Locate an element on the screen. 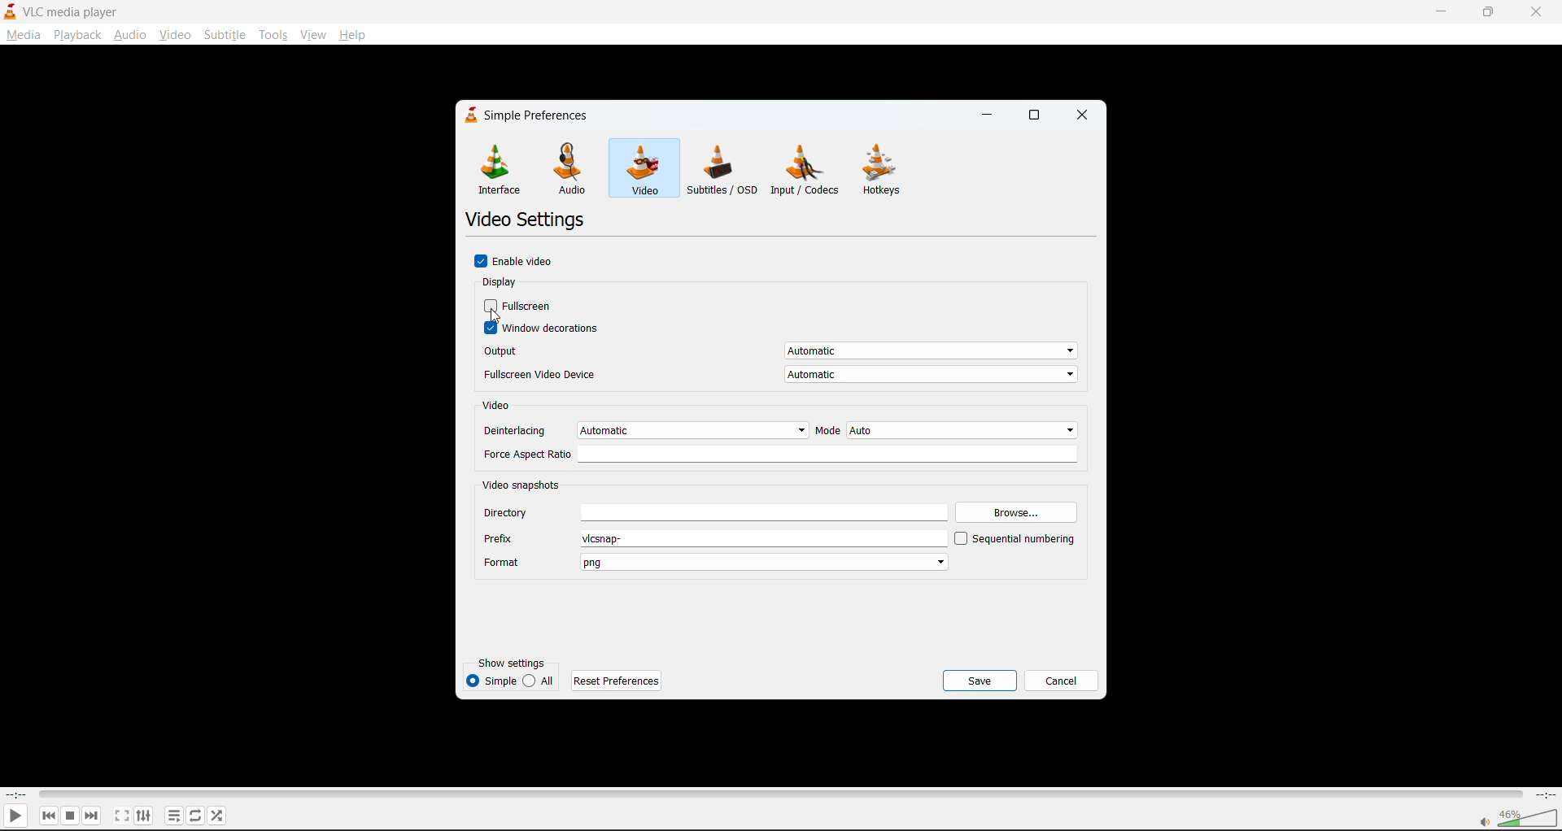  display is located at coordinates (508, 283).